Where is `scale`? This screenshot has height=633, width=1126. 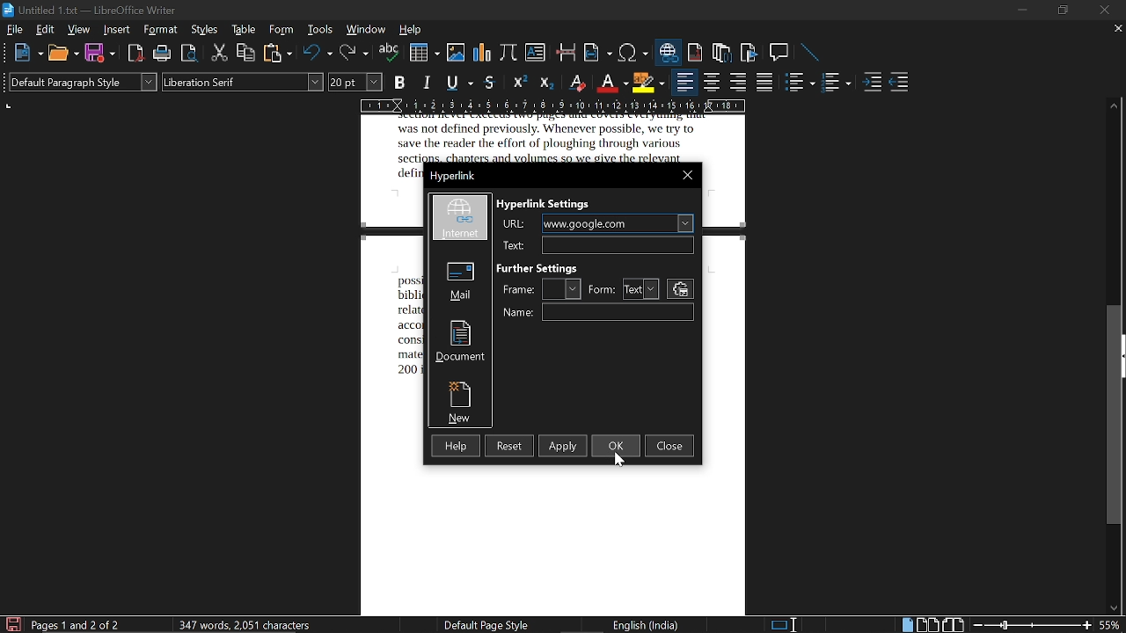
scale is located at coordinates (553, 105).